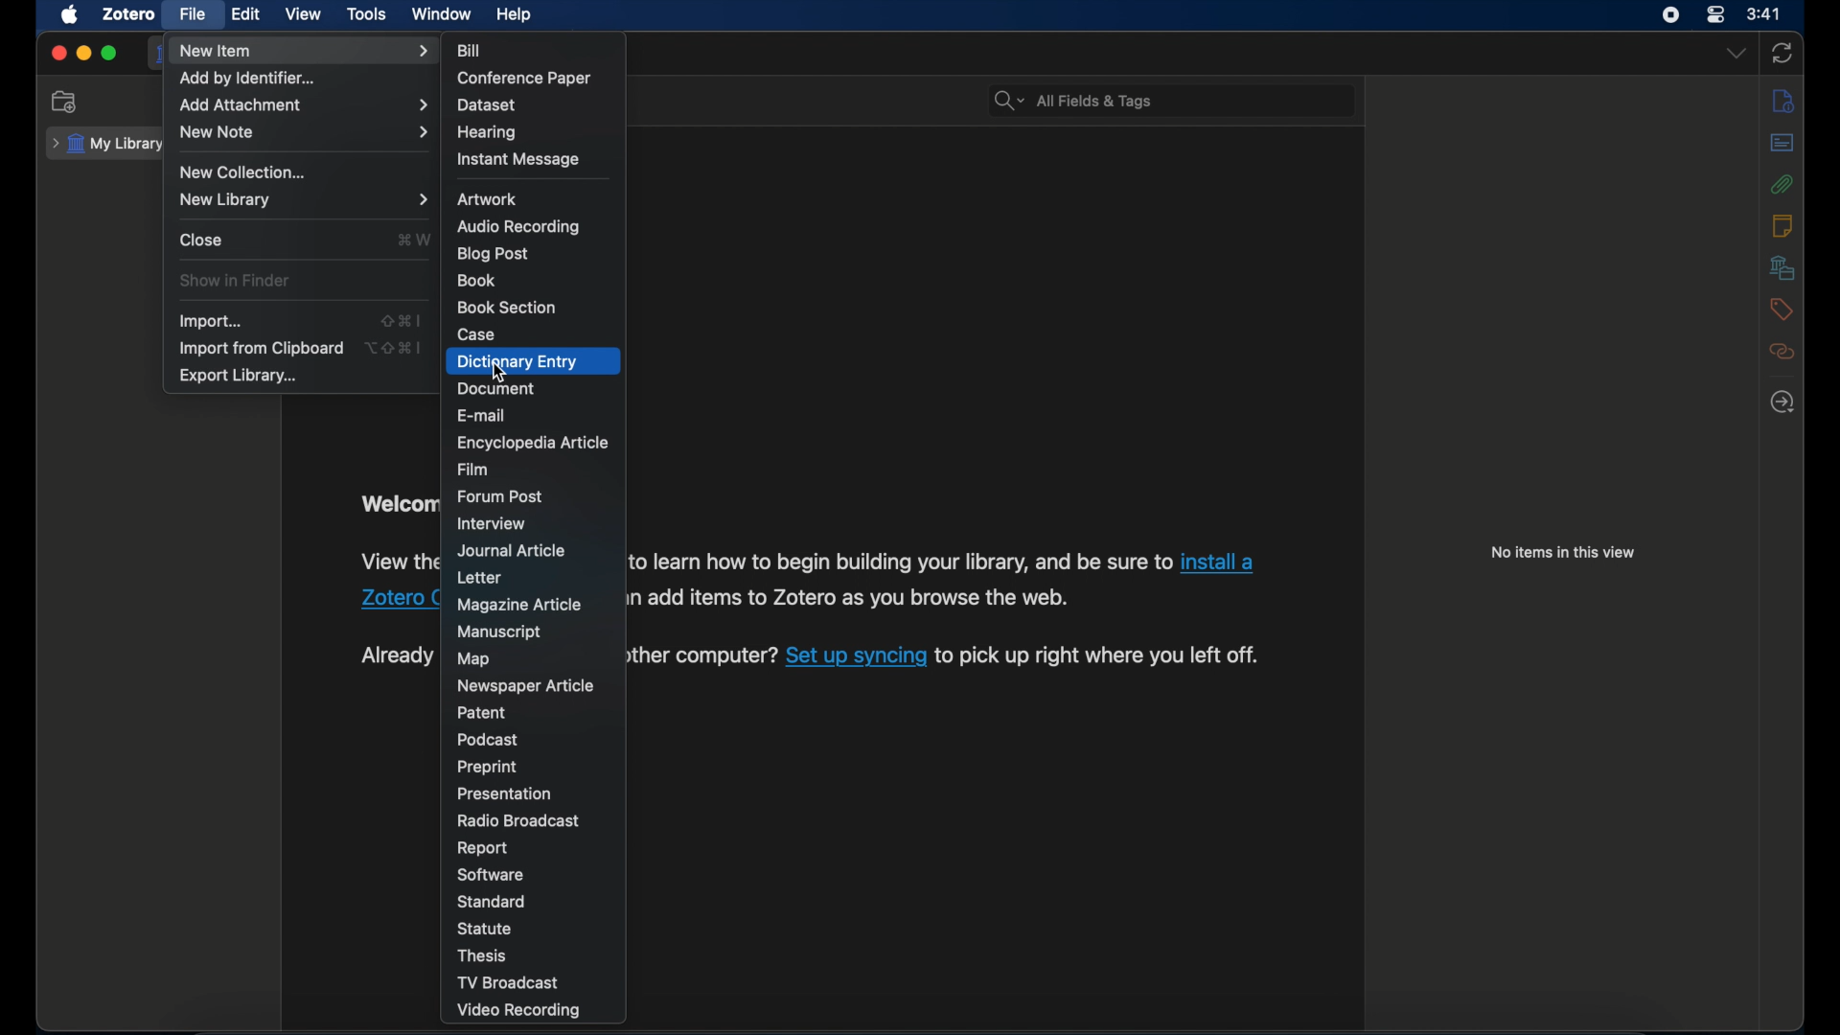 The image size is (1840, 1035). What do you see at coordinates (475, 471) in the screenshot?
I see `film` at bounding box center [475, 471].